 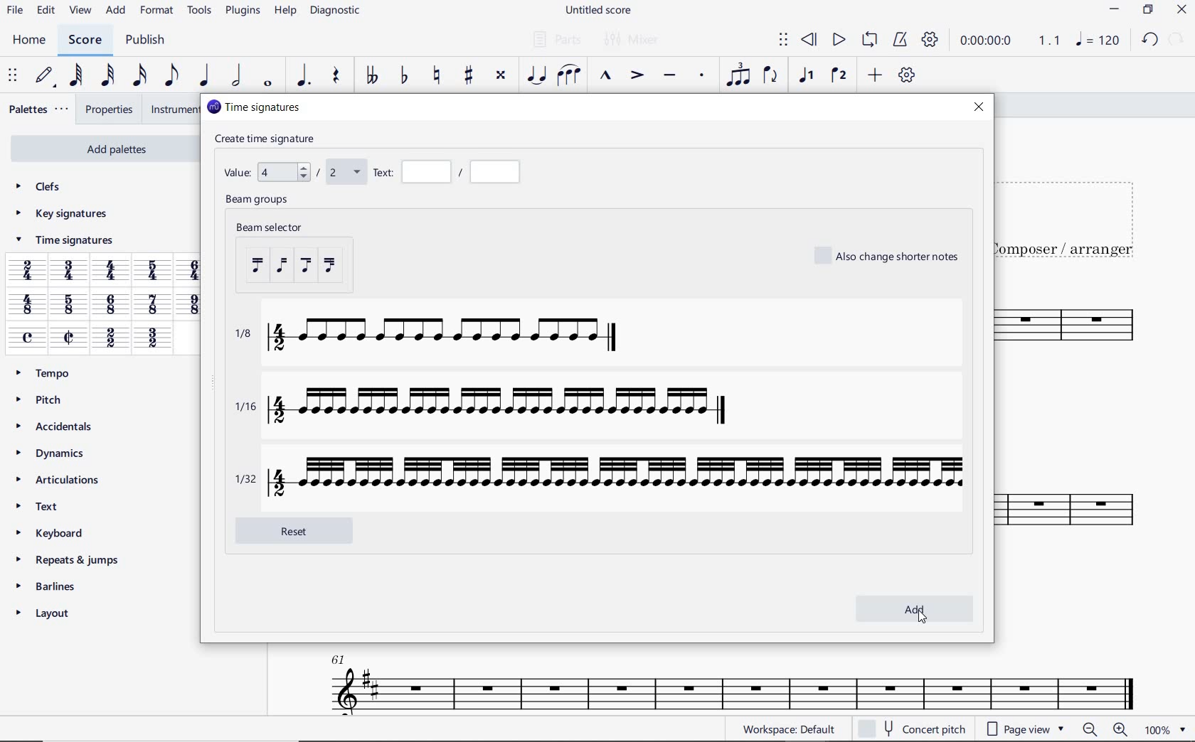 What do you see at coordinates (809, 39) in the screenshot?
I see `REWIND` at bounding box center [809, 39].